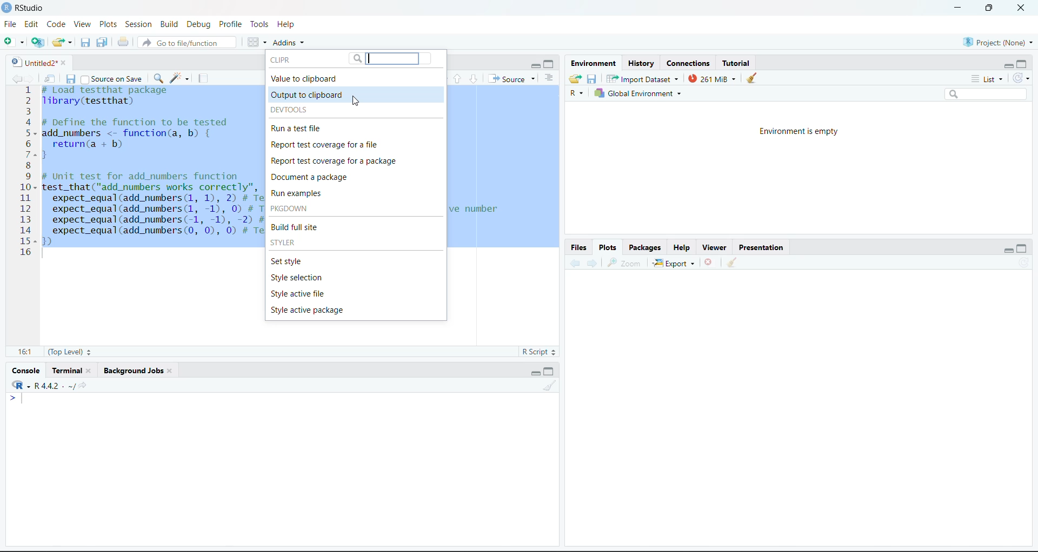  What do you see at coordinates (710, 262) in the screenshot?
I see `Delete file` at bounding box center [710, 262].